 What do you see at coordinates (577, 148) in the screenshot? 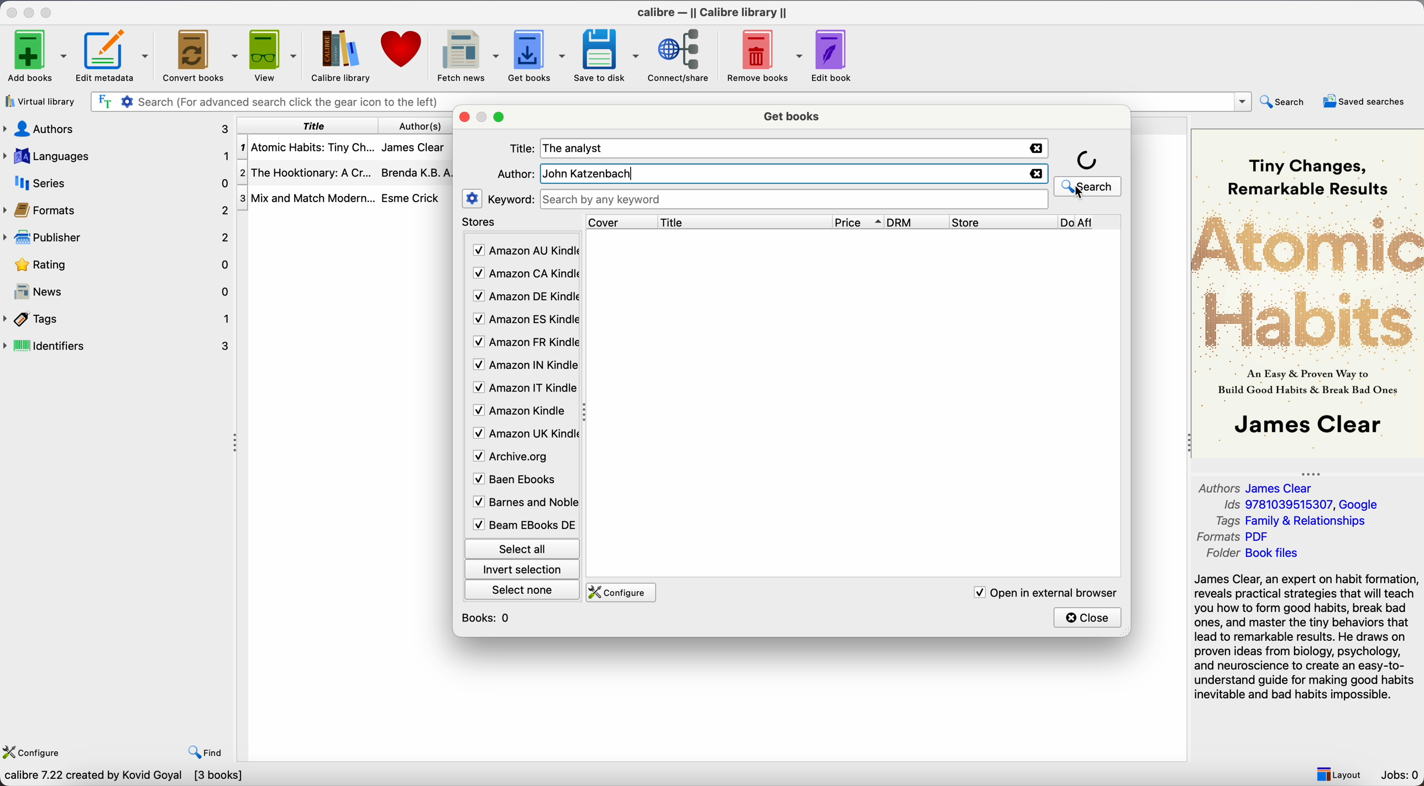
I see `The analyst` at bounding box center [577, 148].